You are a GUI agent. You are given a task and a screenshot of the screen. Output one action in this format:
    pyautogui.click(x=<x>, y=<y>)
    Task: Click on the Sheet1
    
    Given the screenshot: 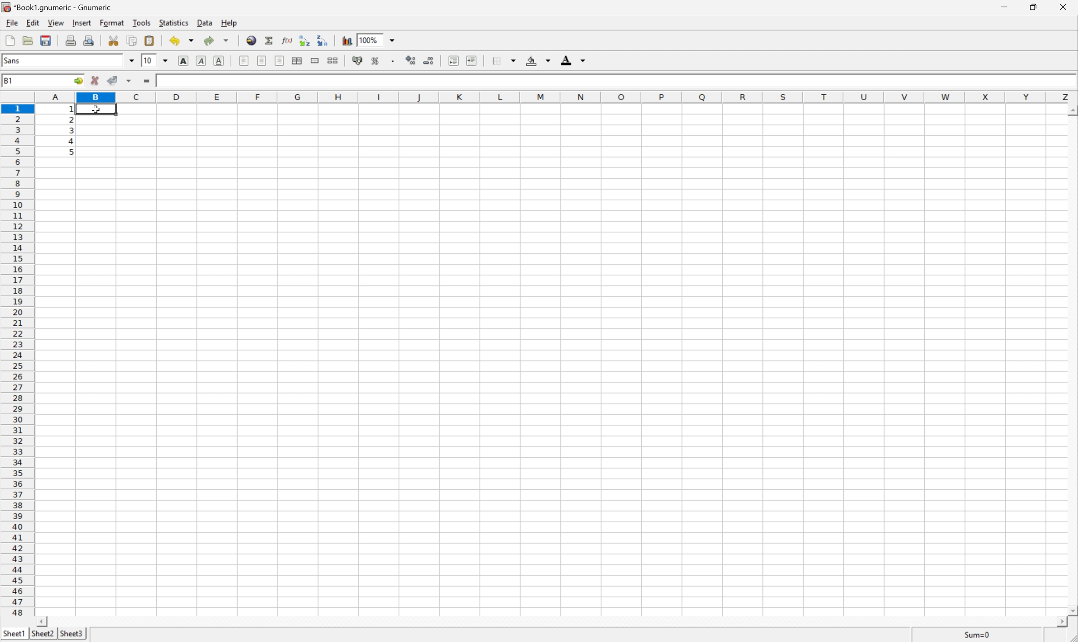 What is the action you would take?
    pyautogui.click(x=13, y=634)
    